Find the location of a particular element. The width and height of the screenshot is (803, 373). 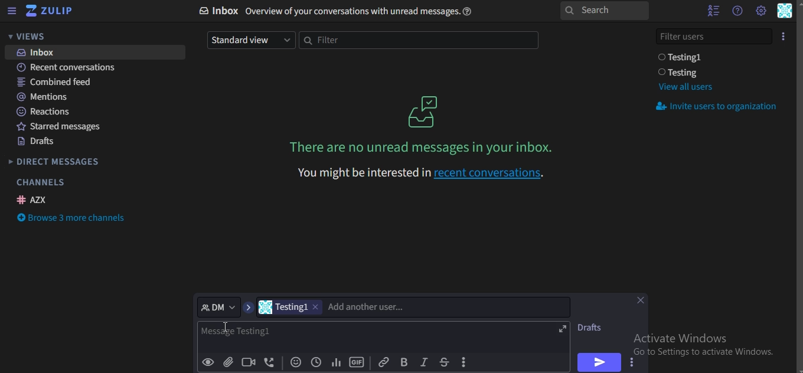

reactions is located at coordinates (45, 112).